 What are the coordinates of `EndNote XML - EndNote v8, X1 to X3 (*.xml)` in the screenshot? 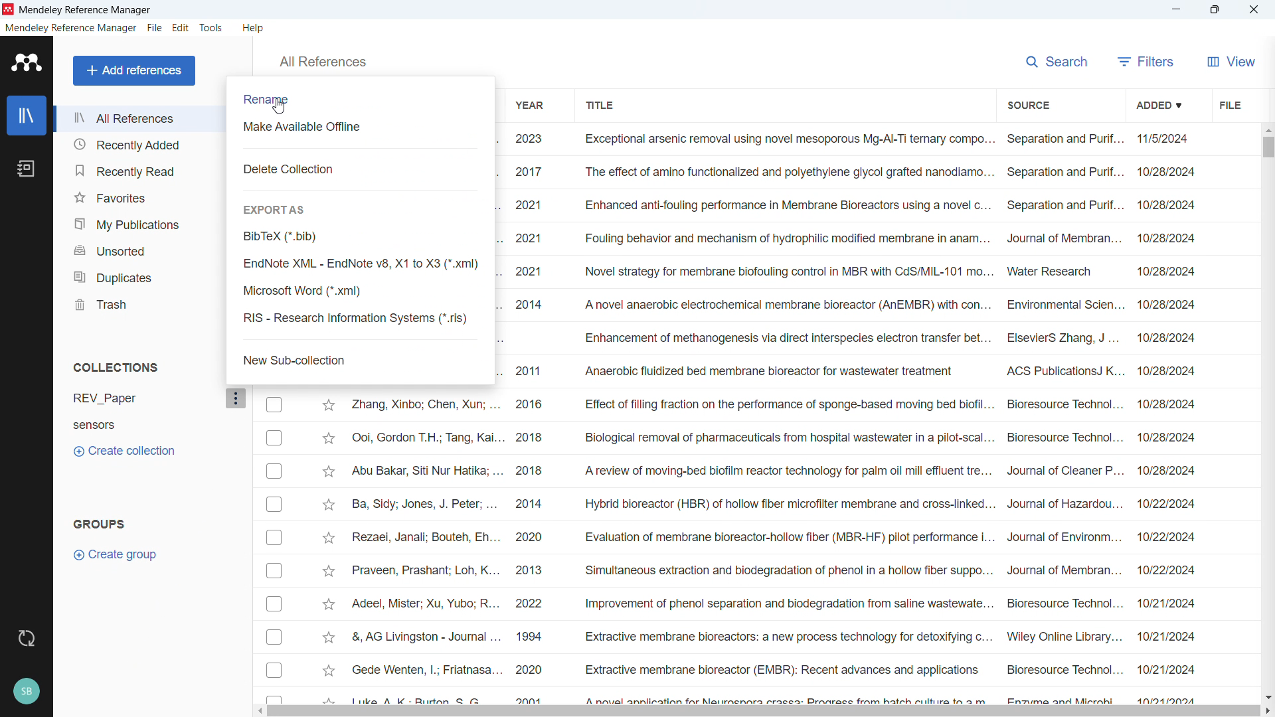 It's located at (360, 264).